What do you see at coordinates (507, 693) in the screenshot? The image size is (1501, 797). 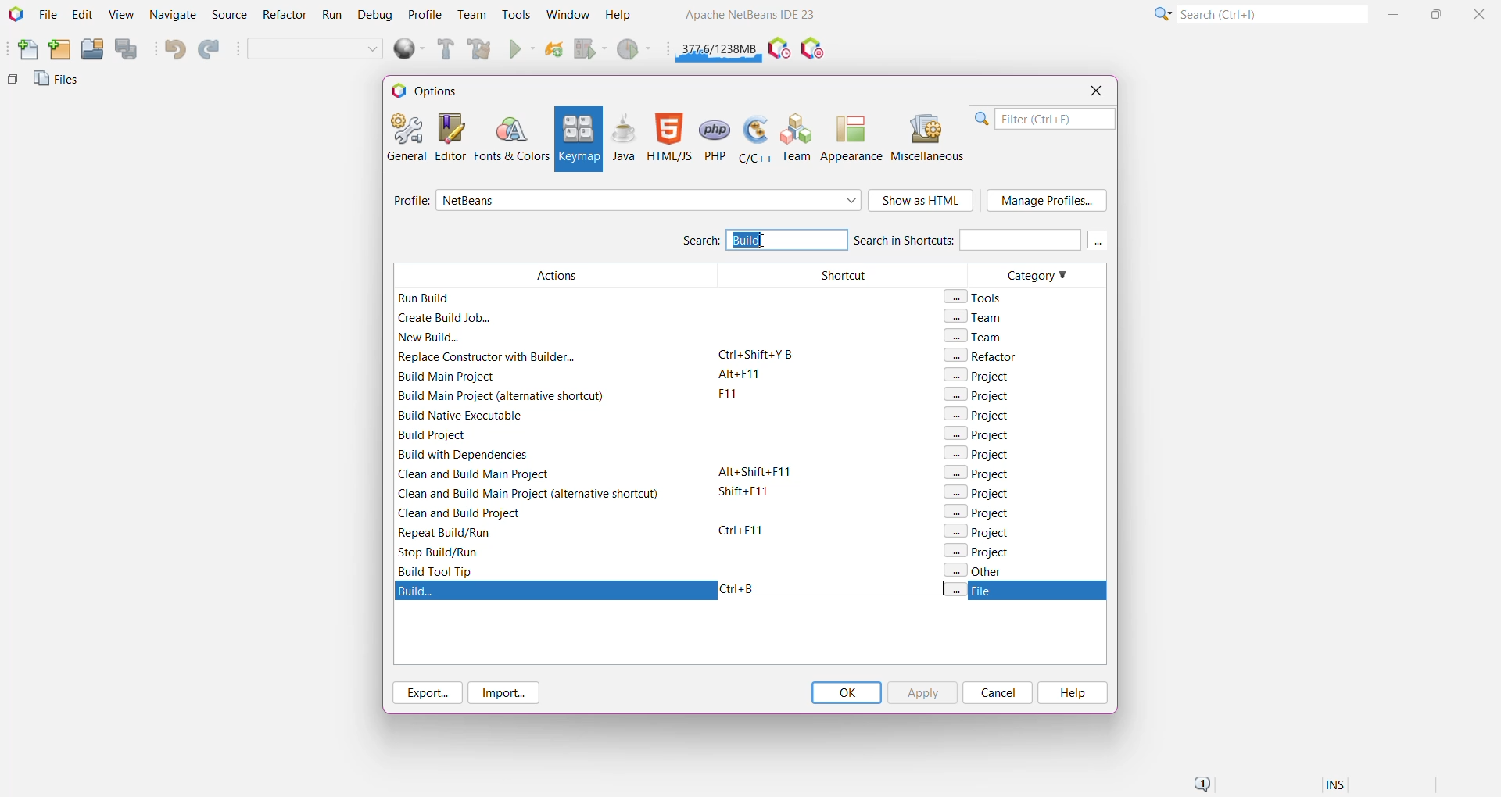 I see `Import` at bounding box center [507, 693].